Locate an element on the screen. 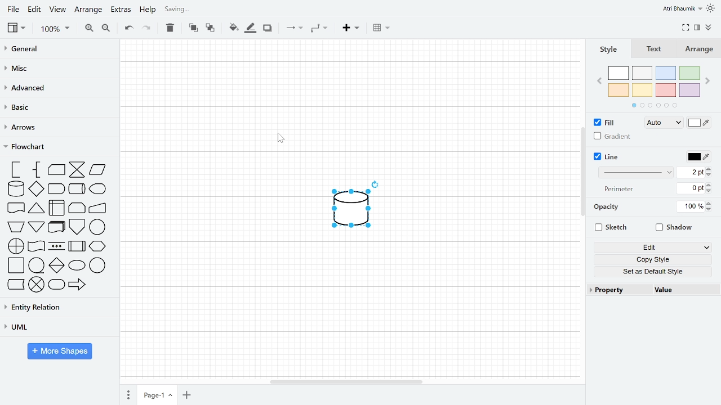 The image size is (721, 405). previous page in colors is located at coordinates (599, 82).